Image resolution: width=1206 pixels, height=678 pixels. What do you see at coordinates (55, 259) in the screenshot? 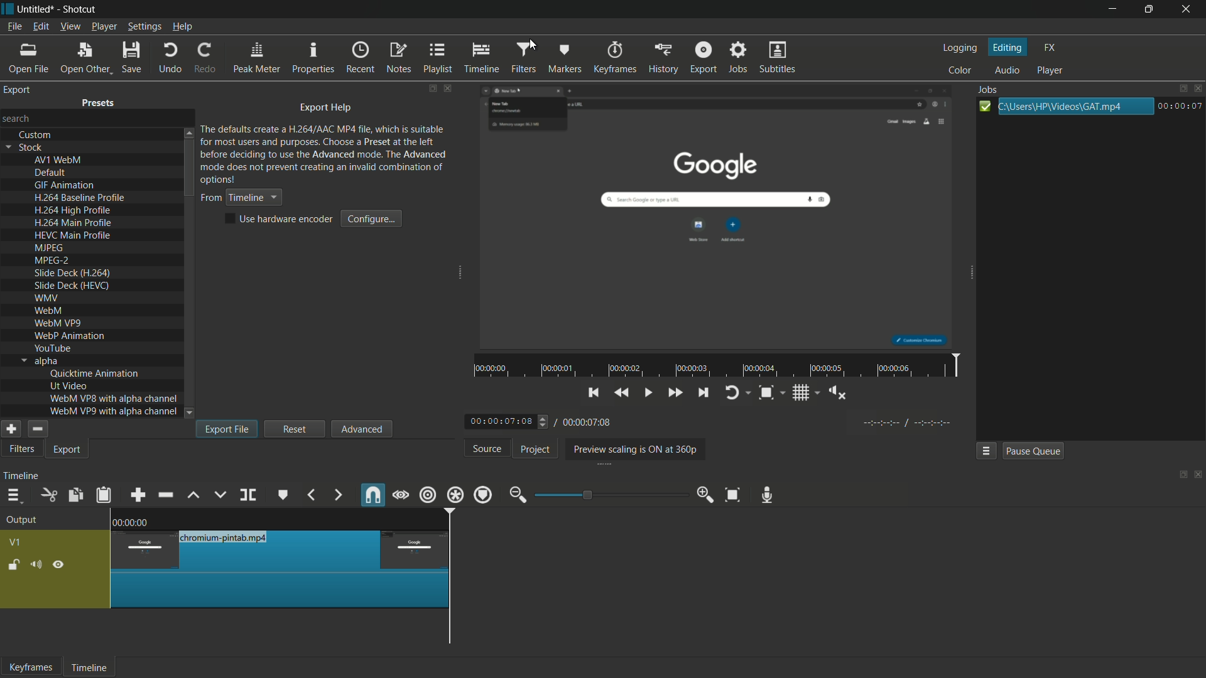
I see `MPEG-2` at bounding box center [55, 259].